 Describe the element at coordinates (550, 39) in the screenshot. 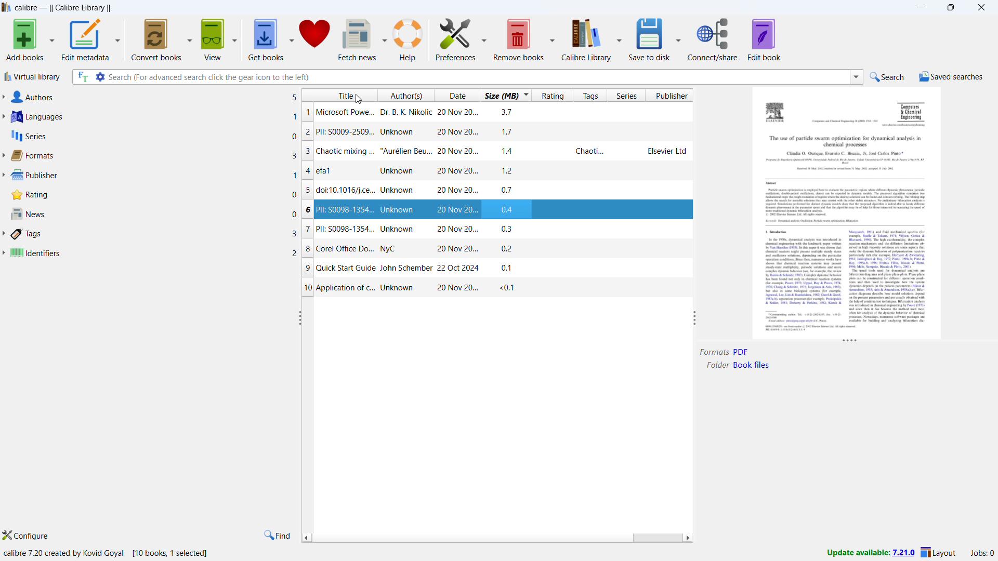

I see `remove books options` at that location.